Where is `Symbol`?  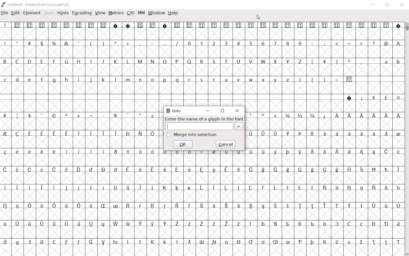
Symbol is located at coordinates (288, 188).